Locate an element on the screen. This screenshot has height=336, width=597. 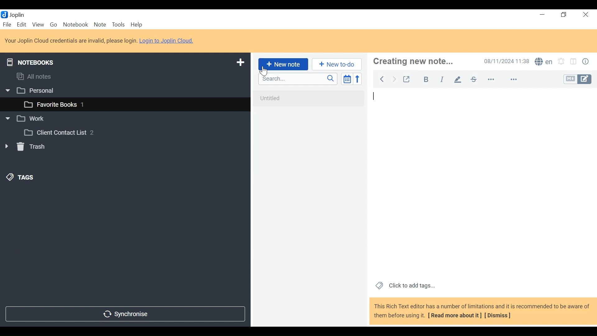
Reverse sort order is located at coordinates (358, 79).